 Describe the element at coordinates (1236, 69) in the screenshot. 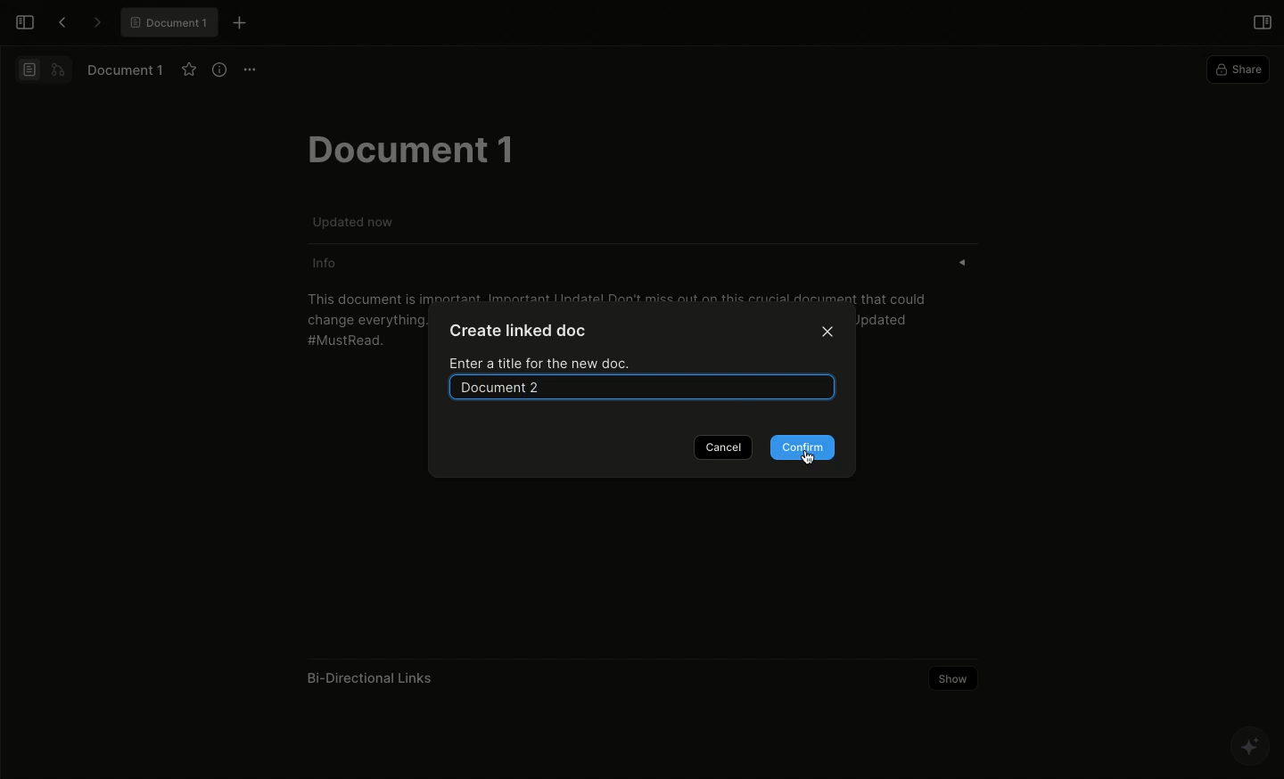

I see `Share` at that location.